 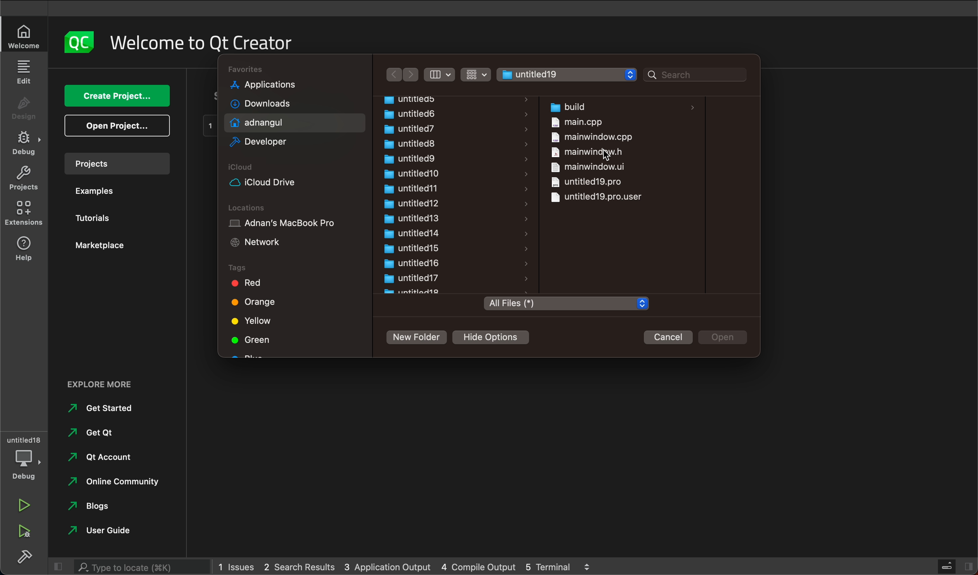 I want to click on run, so click(x=23, y=504).